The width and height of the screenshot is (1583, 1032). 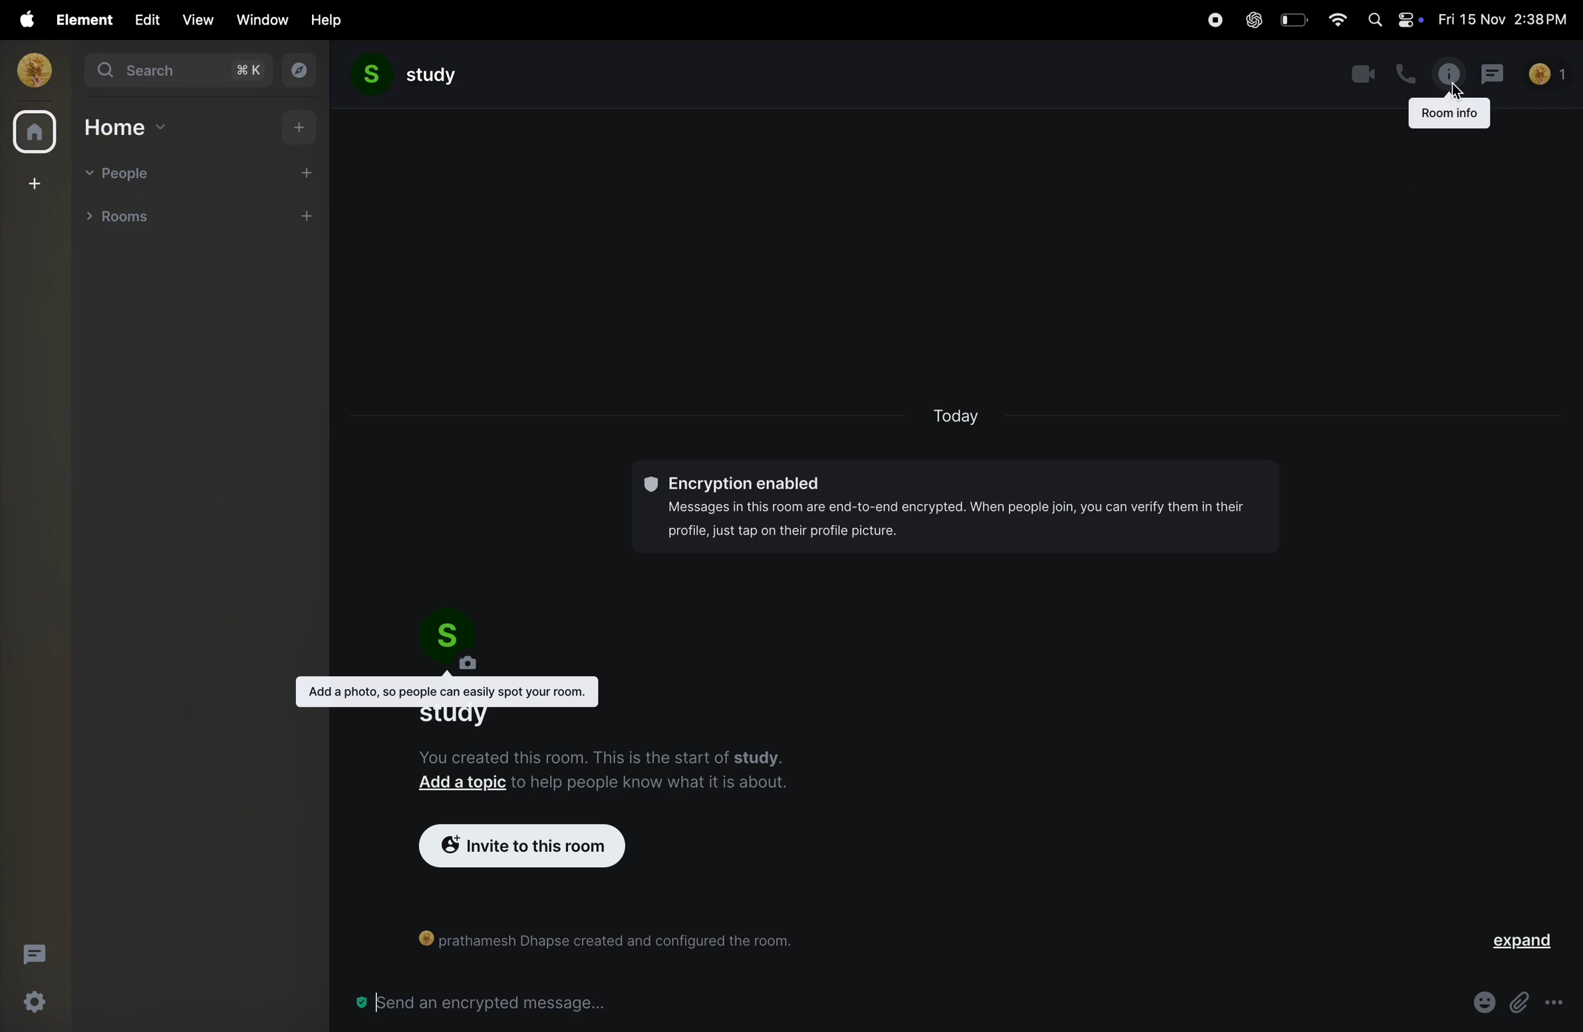 What do you see at coordinates (300, 69) in the screenshot?
I see `explore` at bounding box center [300, 69].